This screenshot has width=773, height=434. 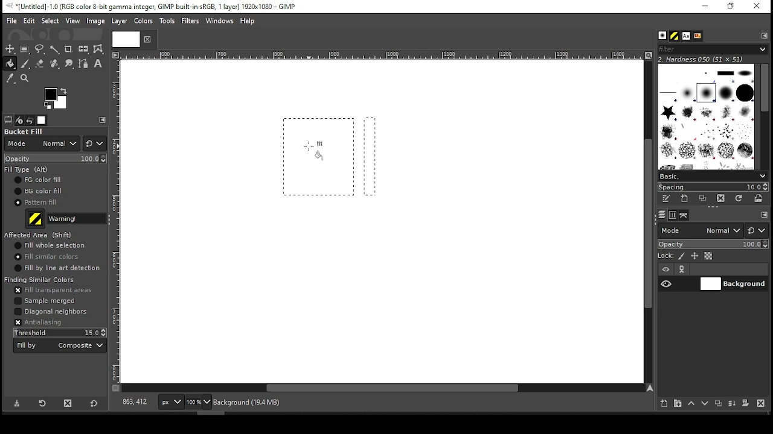 What do you see at coordinates (249, 403) in the screenshot?
I see `background (28.0mb)` at bounding box center [249, 403].